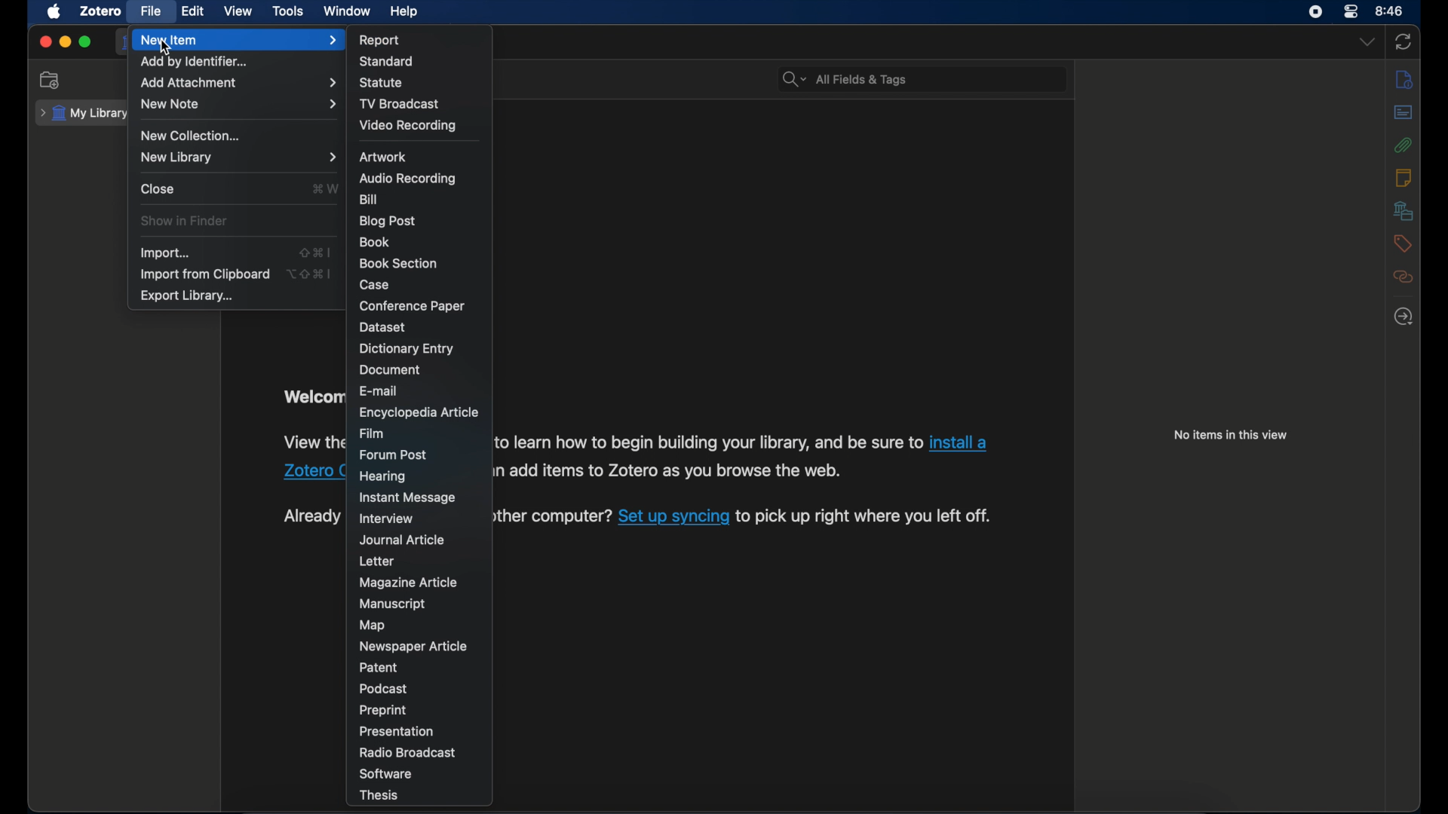 The width and height of the screenshot is (1448, 814). I want to click on dataset, so click(381, 327).